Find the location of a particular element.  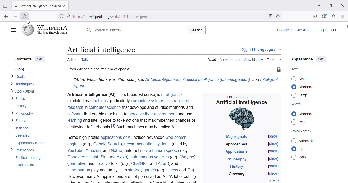

Log in is located at coordinates (323, 30).